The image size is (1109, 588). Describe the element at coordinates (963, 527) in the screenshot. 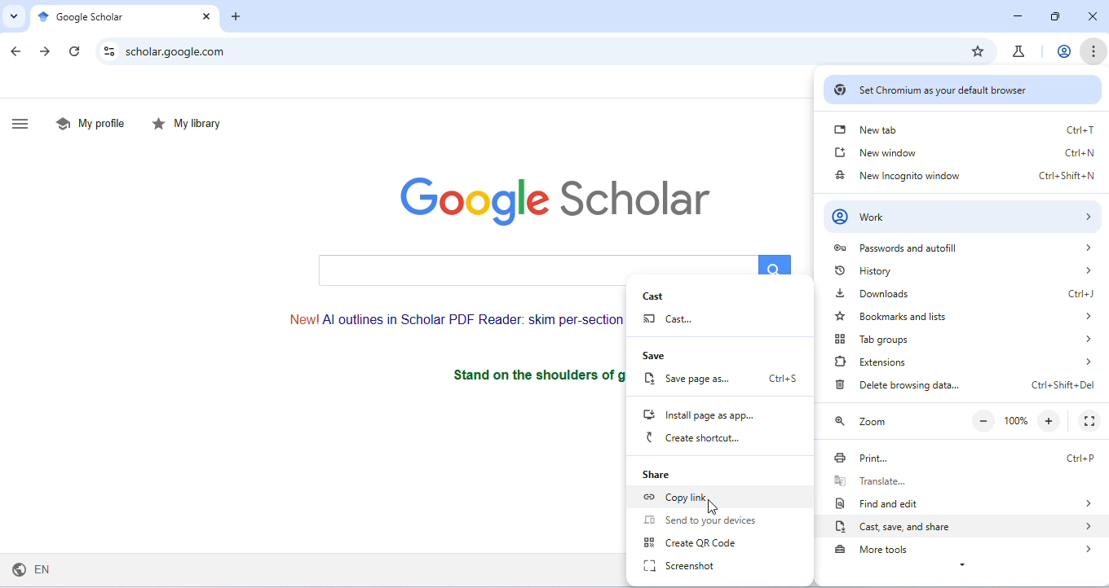

I see `cast, save and share` at that location.